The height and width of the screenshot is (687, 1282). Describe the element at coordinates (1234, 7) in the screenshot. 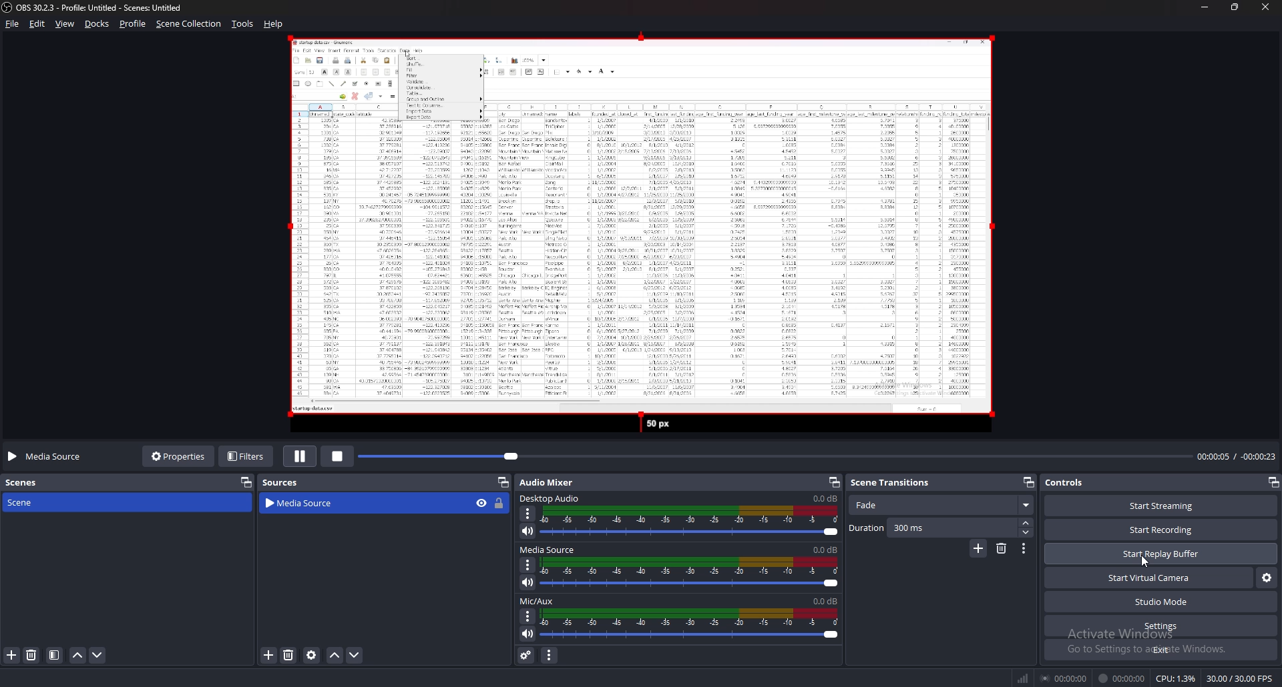

I see `resize` at that location.